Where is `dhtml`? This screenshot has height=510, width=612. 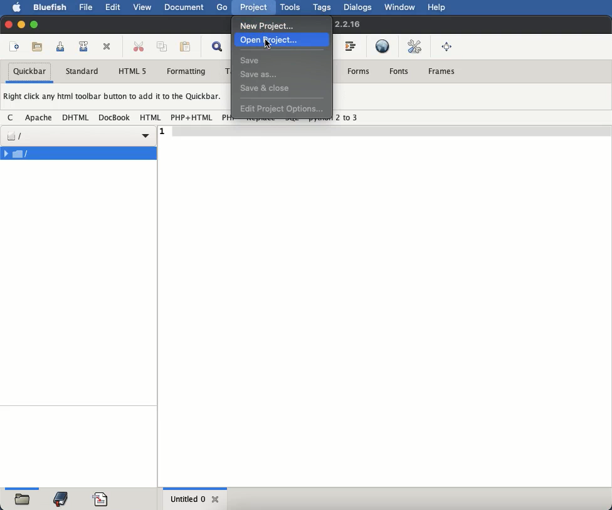 dhtml is located at coordinates (77, 118).